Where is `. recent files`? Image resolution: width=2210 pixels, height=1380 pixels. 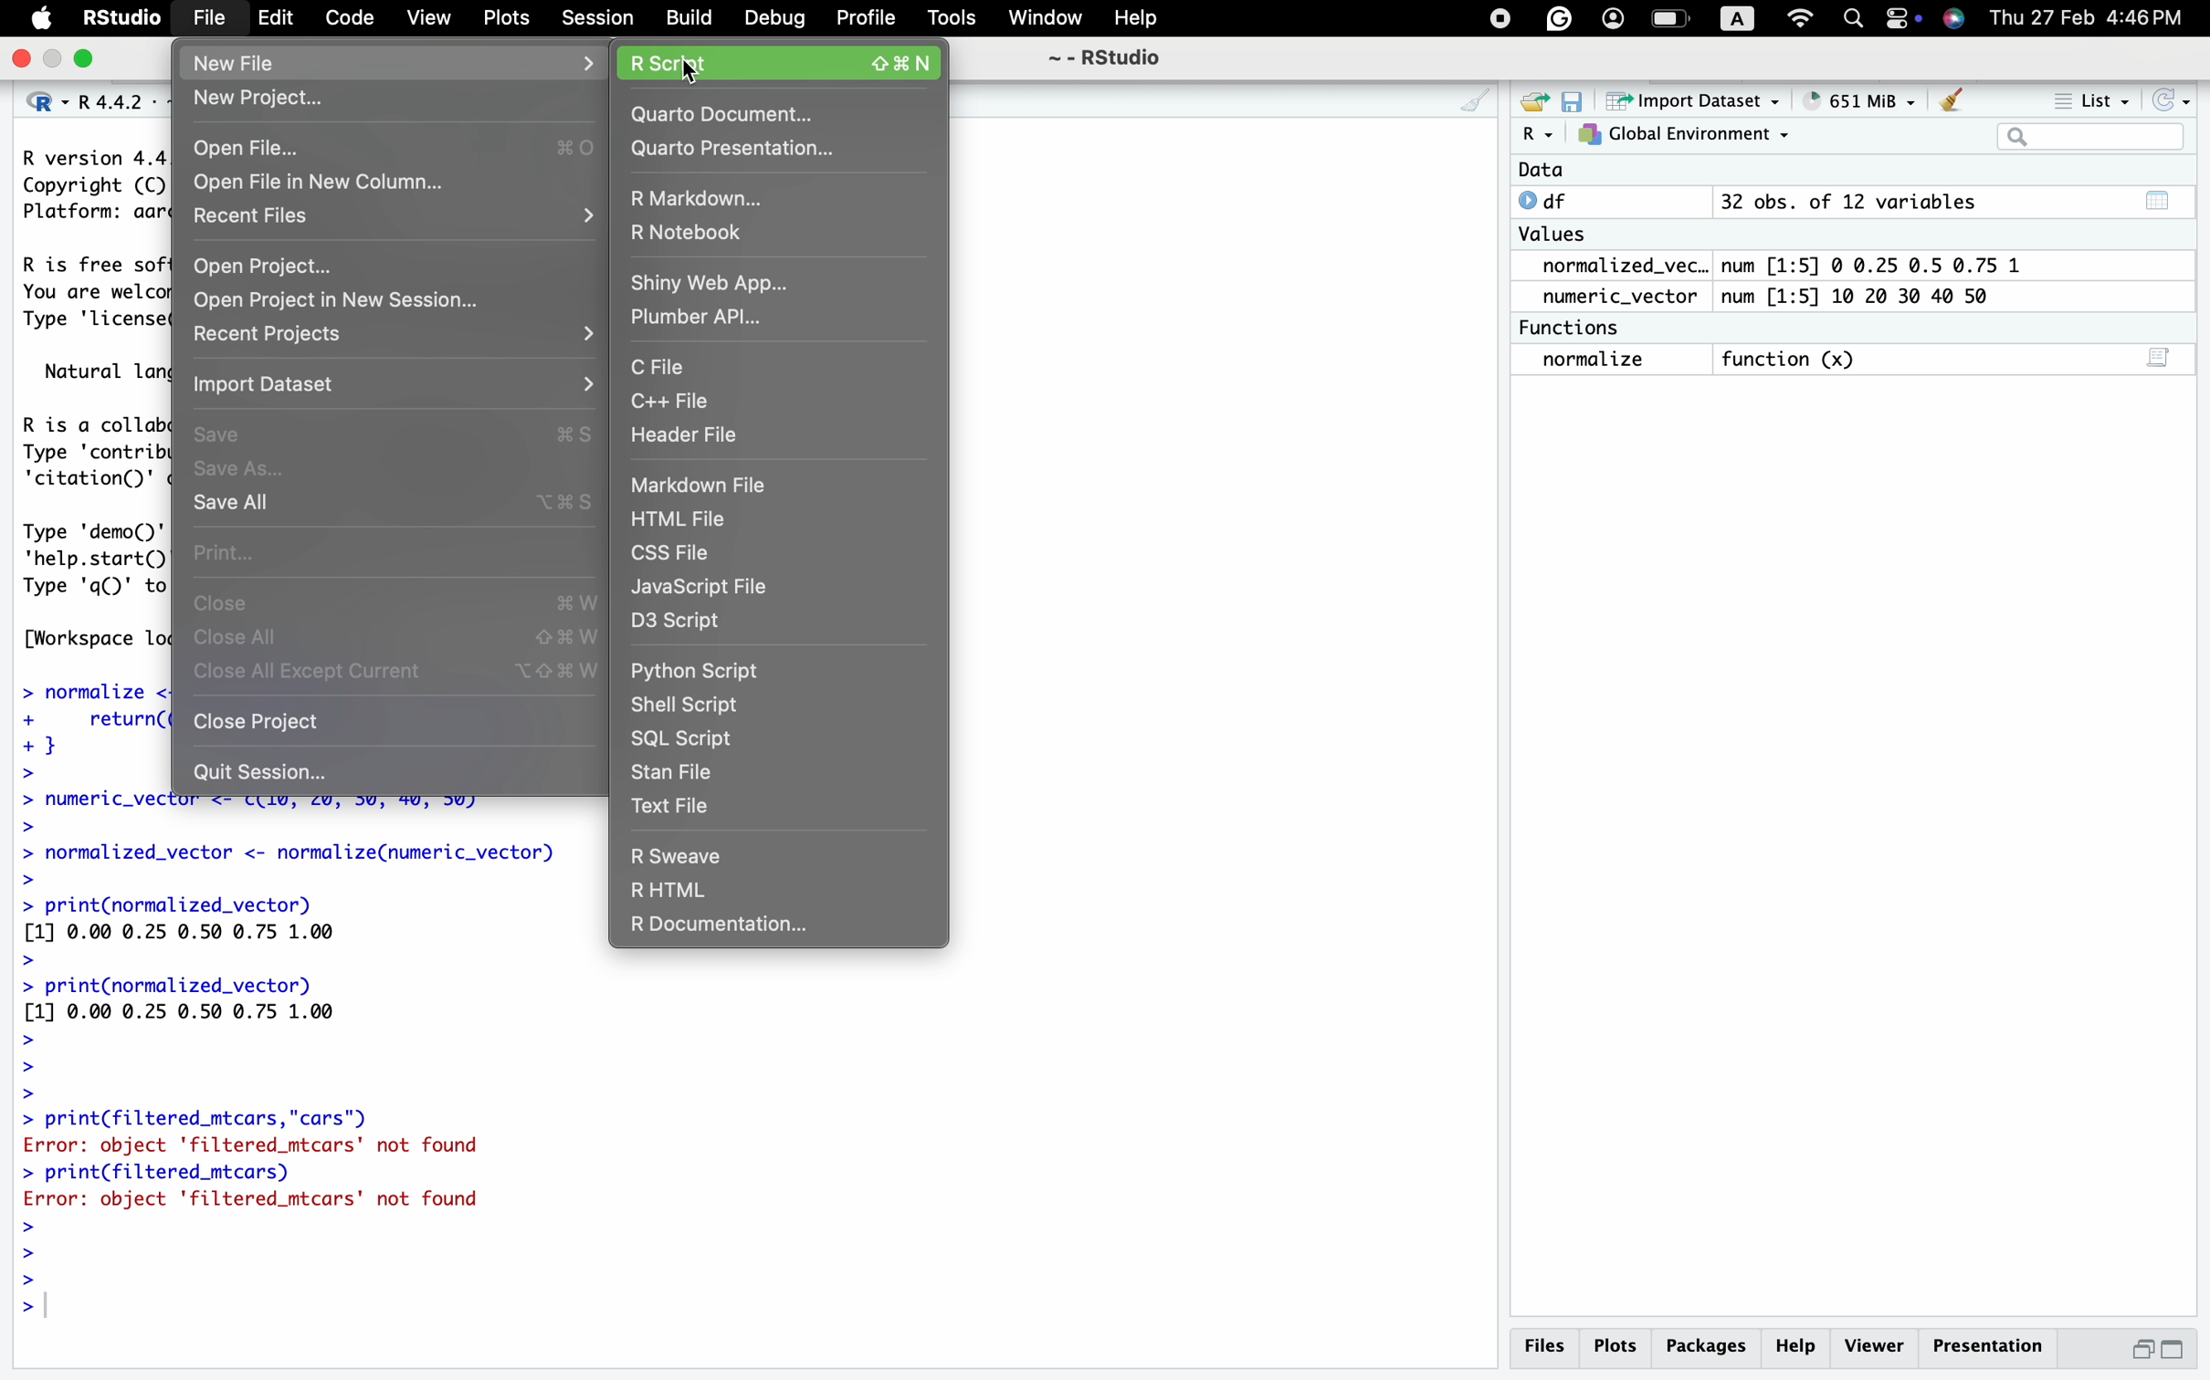 . recent files is located at coordinates (395, 221).